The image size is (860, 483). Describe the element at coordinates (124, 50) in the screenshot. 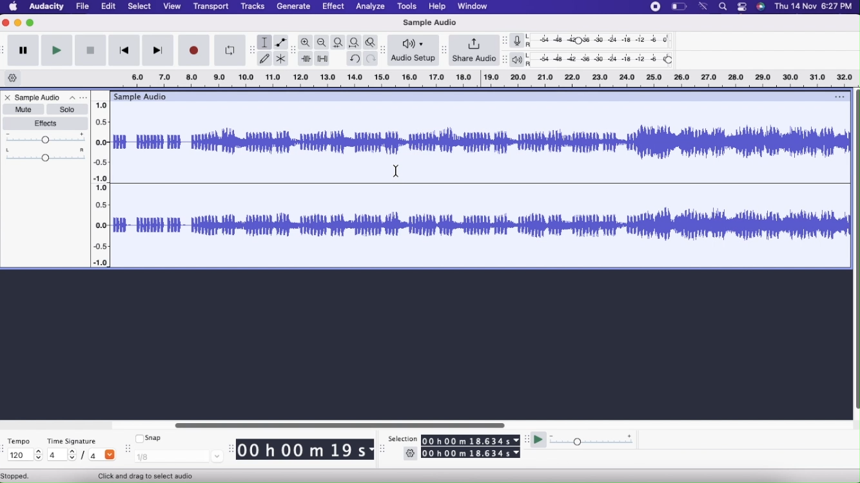

I see `Skip to start` at that location.